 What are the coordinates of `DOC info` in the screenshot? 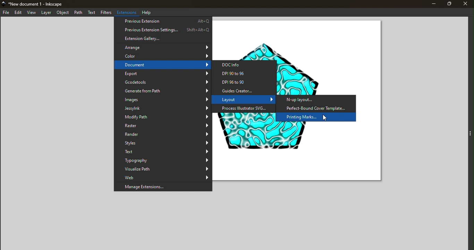 It's located at (246, 65).